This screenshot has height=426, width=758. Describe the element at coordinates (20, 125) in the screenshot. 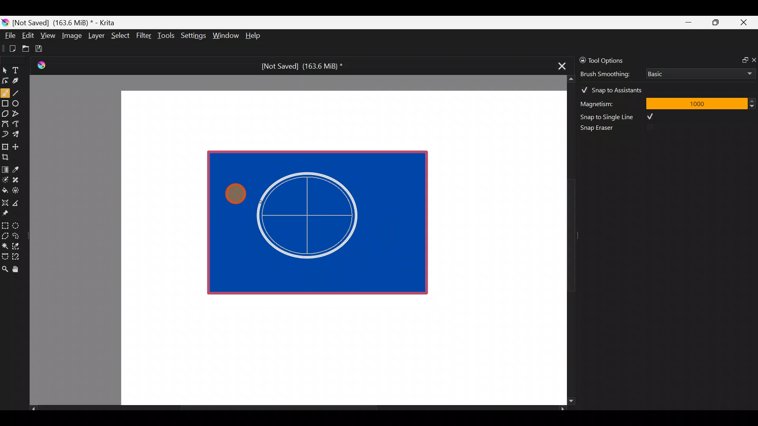

I see `Freehand path tool` at that location.